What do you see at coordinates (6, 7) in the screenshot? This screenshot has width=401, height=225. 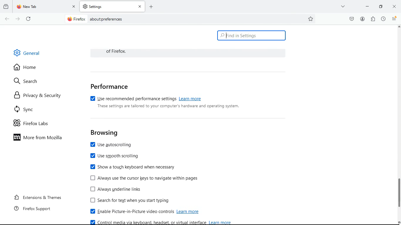 I see `history` at bounding box center [6, 7].